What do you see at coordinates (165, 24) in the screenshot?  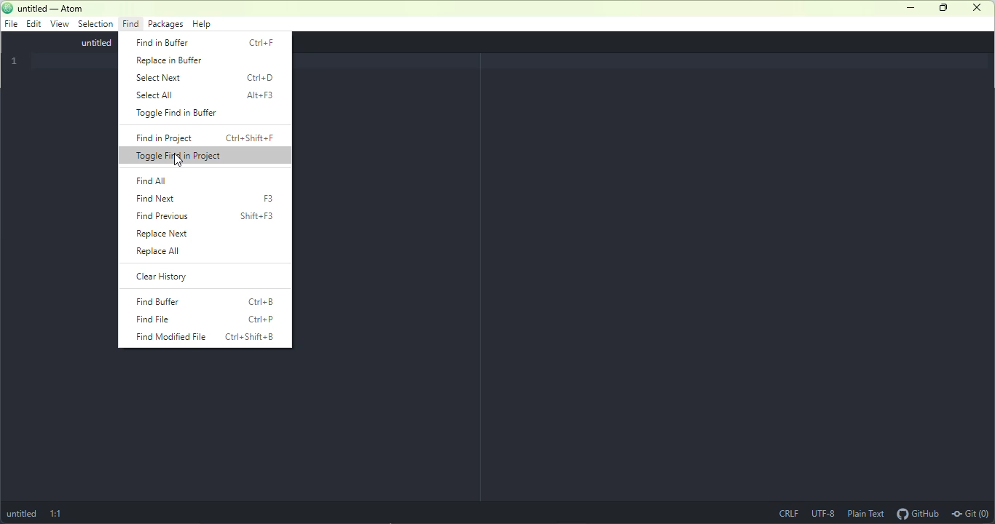 I see `packages` at bounding box center [165, 24].